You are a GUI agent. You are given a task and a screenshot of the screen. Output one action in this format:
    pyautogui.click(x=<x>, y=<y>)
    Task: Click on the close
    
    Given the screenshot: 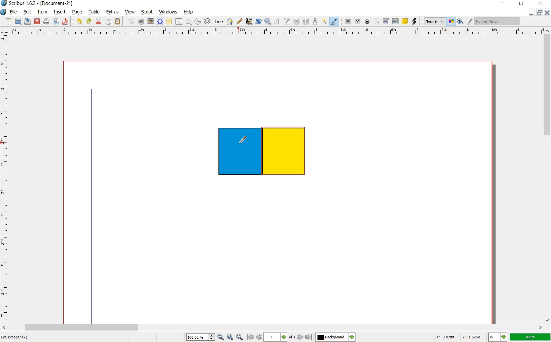 What is the action you would take?
    pyautogui.click(x=541, y=3)
    